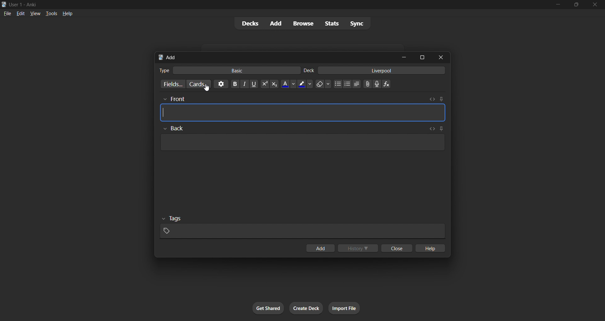 The image size is (605, 321). Describe the element at coordinates (320, 249) in the screenshot. I see `add` at that location.